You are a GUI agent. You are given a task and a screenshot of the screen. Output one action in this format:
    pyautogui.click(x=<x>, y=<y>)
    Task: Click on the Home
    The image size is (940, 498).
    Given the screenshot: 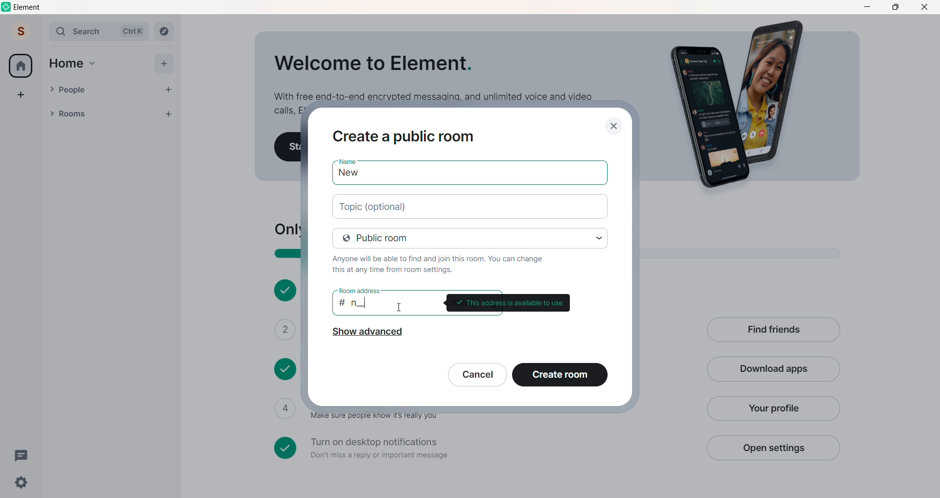 What is the action you would take?
    pyautogui.click(x=66, y=64)
    